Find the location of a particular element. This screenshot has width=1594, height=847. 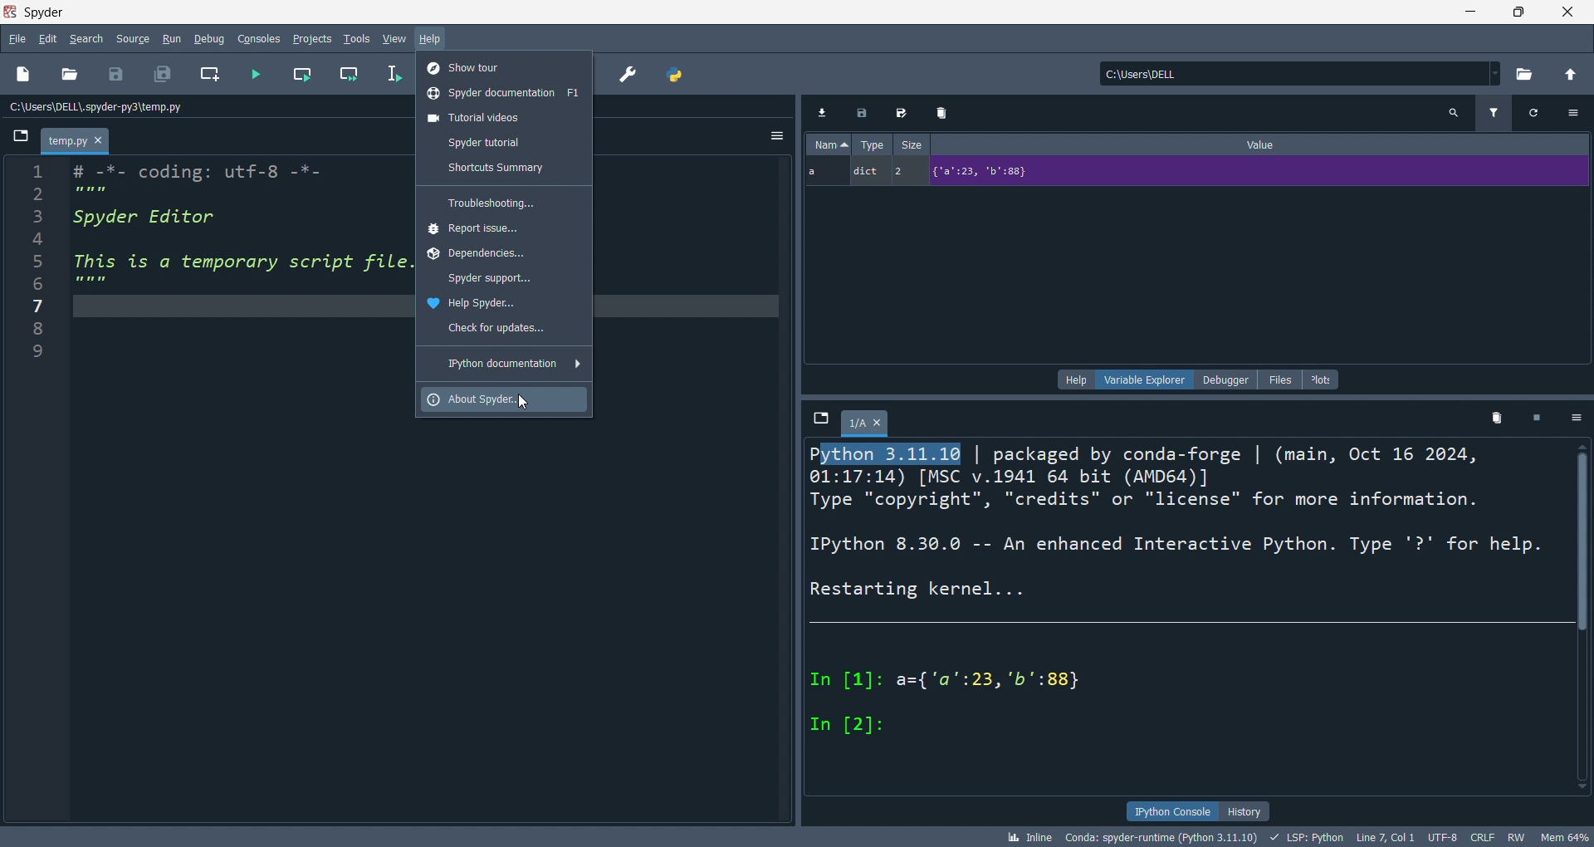

minimize is located at coordinates (1468, 12).